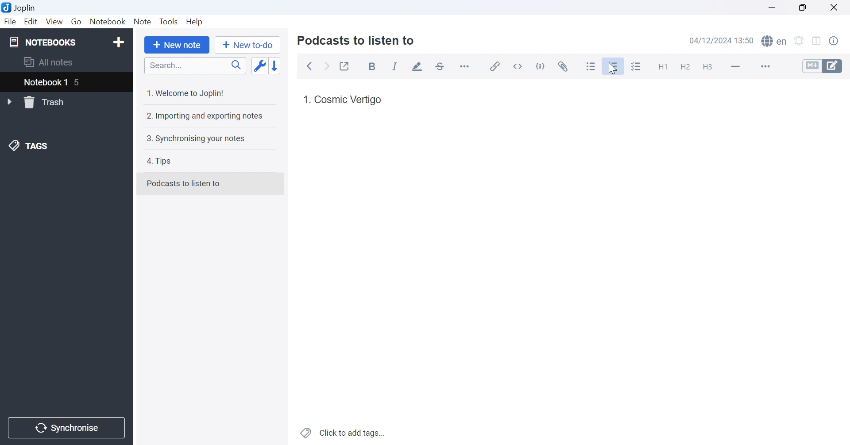  I want to click on Heading 2, so click(685, 66).